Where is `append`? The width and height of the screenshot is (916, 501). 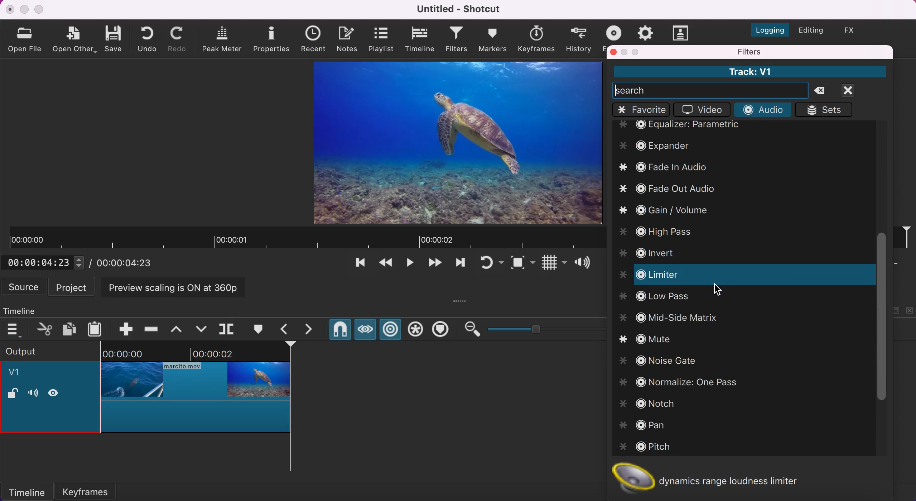
append is located at coordinates (121, 328).